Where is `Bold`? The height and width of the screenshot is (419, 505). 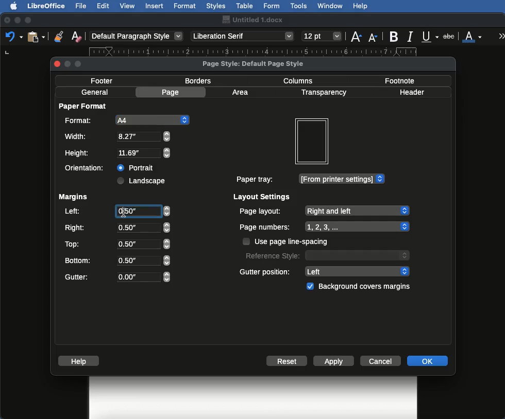 Bold is located at coordinates (395, 37).